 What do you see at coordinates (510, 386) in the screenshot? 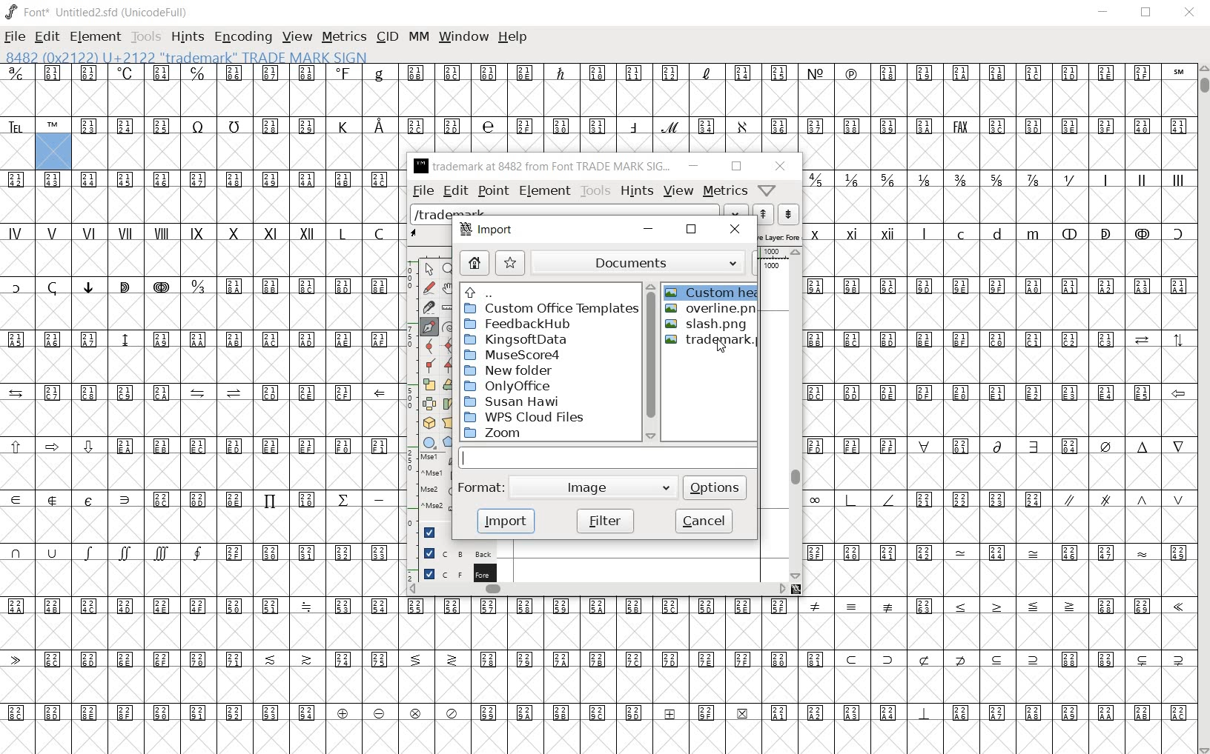
I see `Only Office` at bounding box center [510, 386].